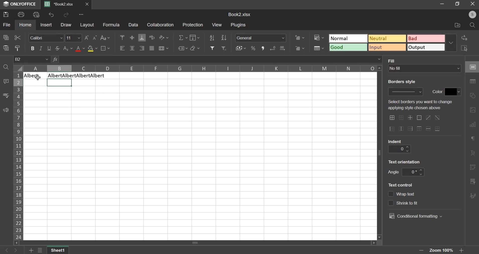 The width and height of the screenshot is (479, 254). I want to click on add cells, so click(300, 37).